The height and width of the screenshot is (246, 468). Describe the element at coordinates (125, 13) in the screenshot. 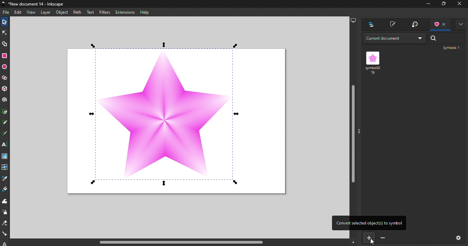

I see `Extensions` at that location.